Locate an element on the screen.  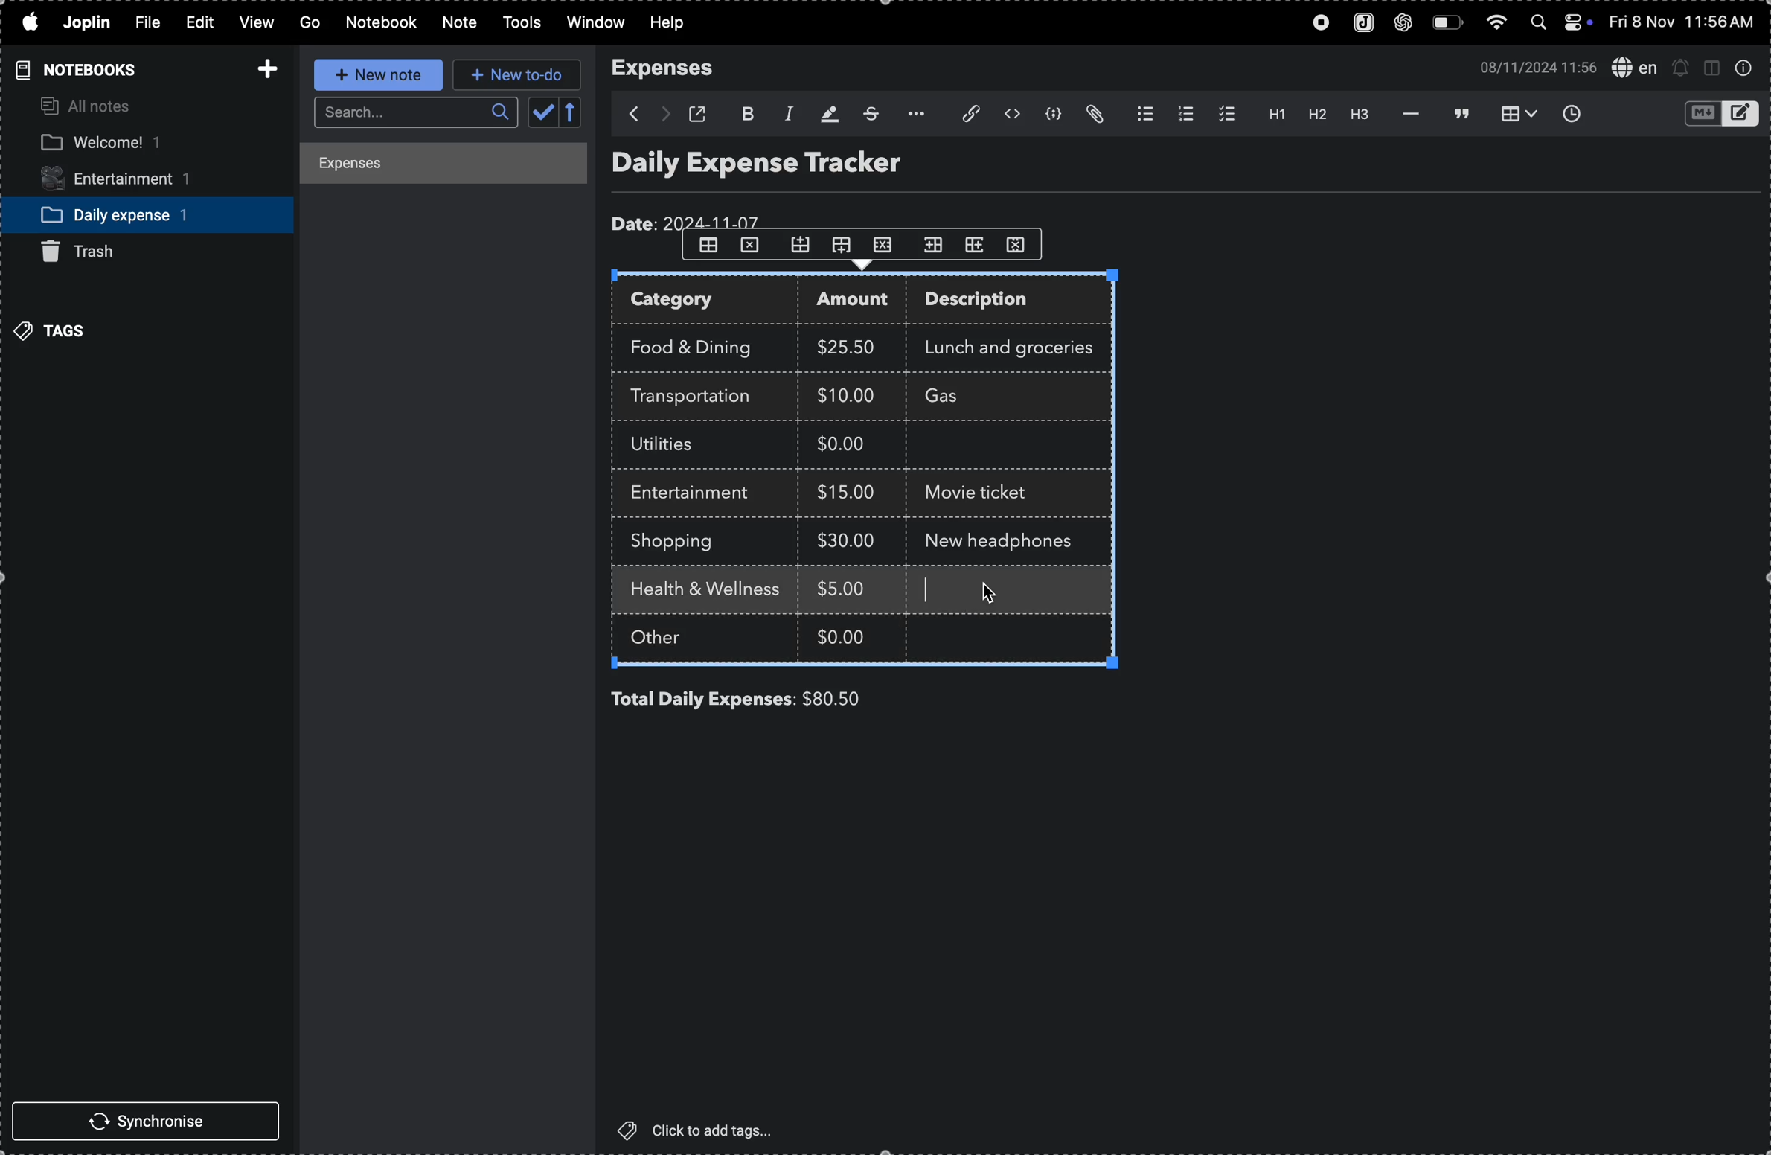
cursor is located at coordinates (996, 594).